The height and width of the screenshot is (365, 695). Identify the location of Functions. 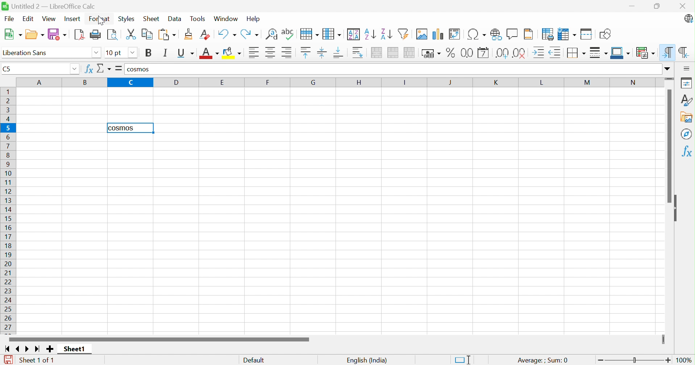
(687, 150).